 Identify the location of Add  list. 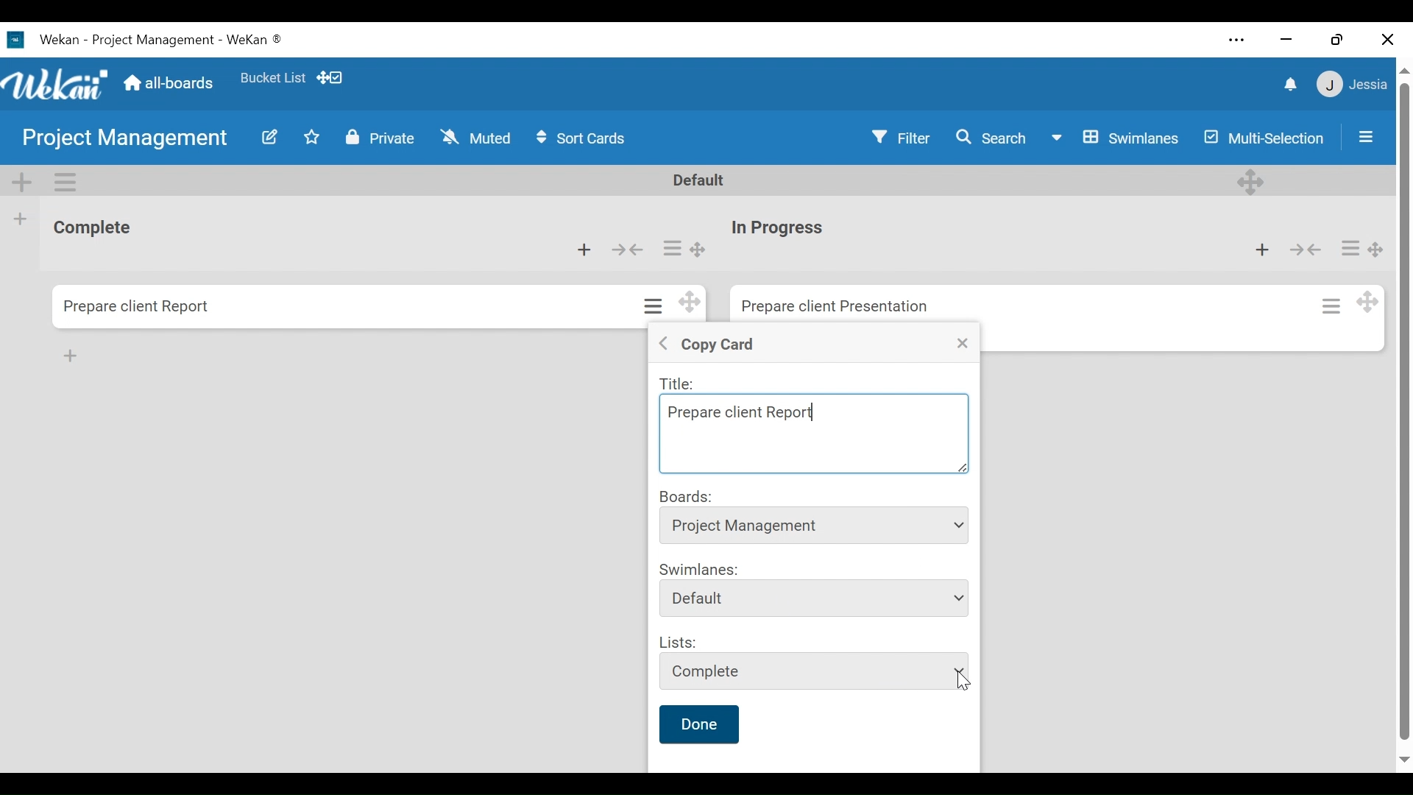
(19, 219).